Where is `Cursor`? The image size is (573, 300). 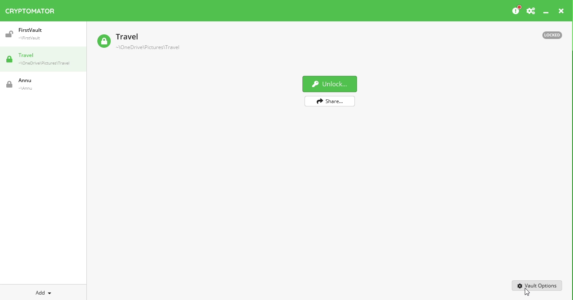
Cursor is located at coordinates (528, 293).